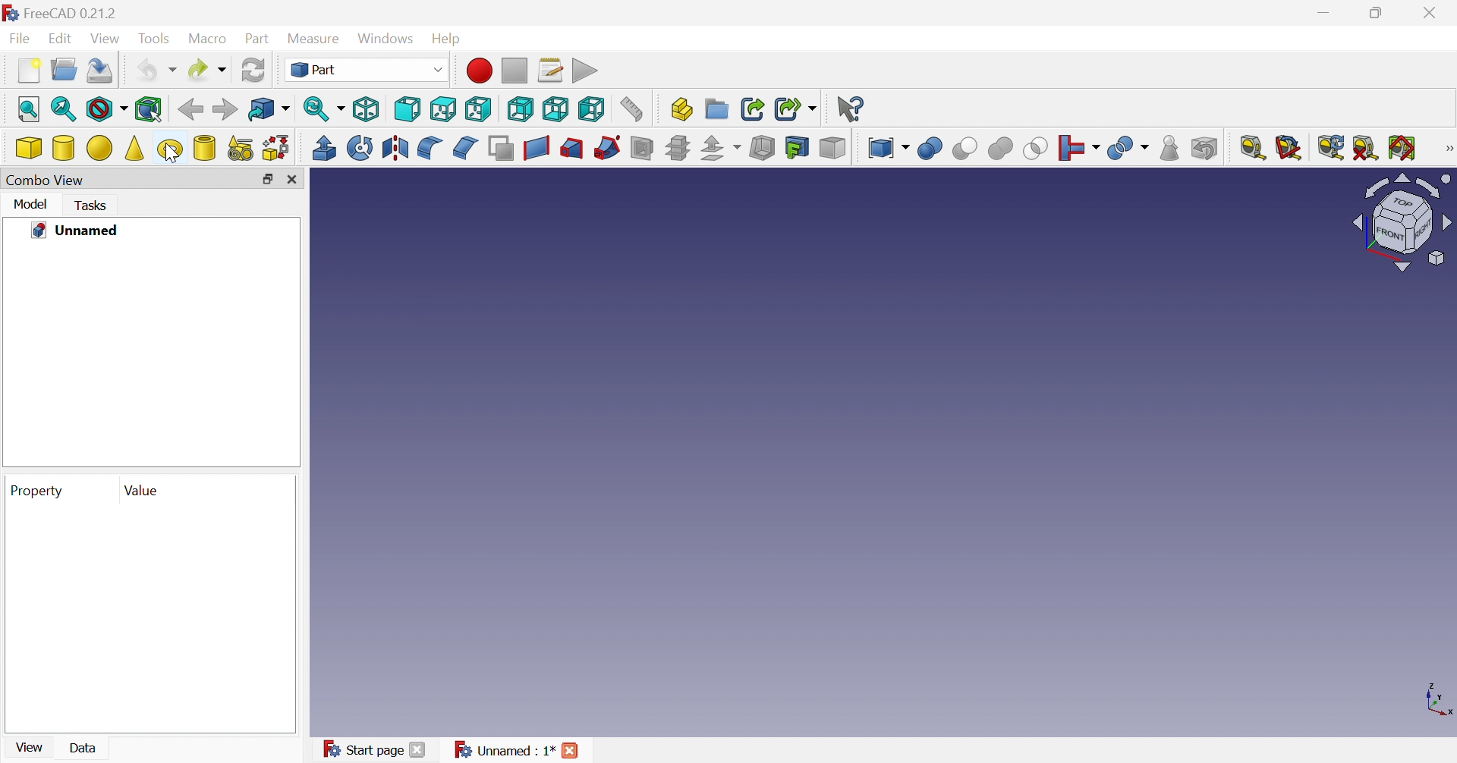  I want to click on Top, so click(481, 108).